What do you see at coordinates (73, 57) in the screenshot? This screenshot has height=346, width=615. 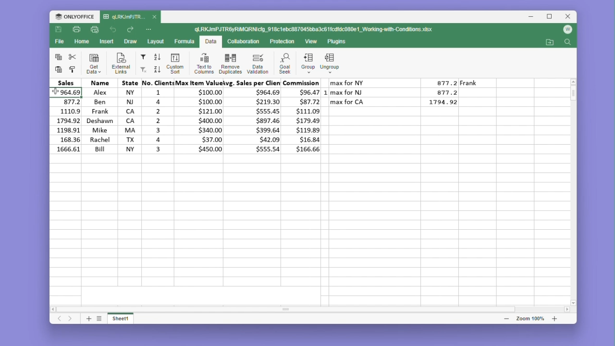 I see `cut` at bounding box center [73, 57].